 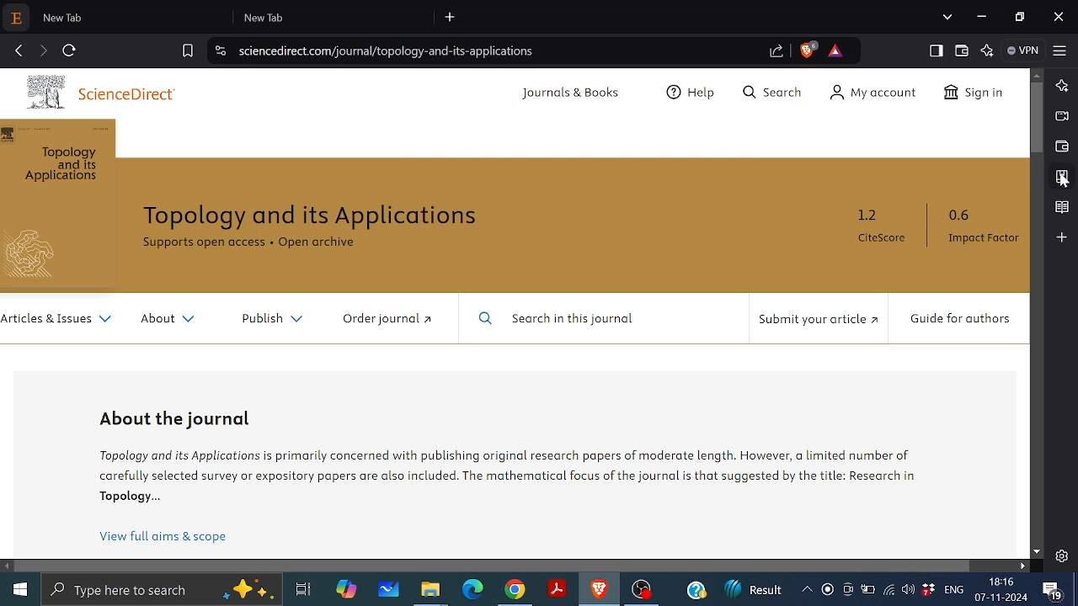 I want to click on Information on topology, so click(x=511, y=474).